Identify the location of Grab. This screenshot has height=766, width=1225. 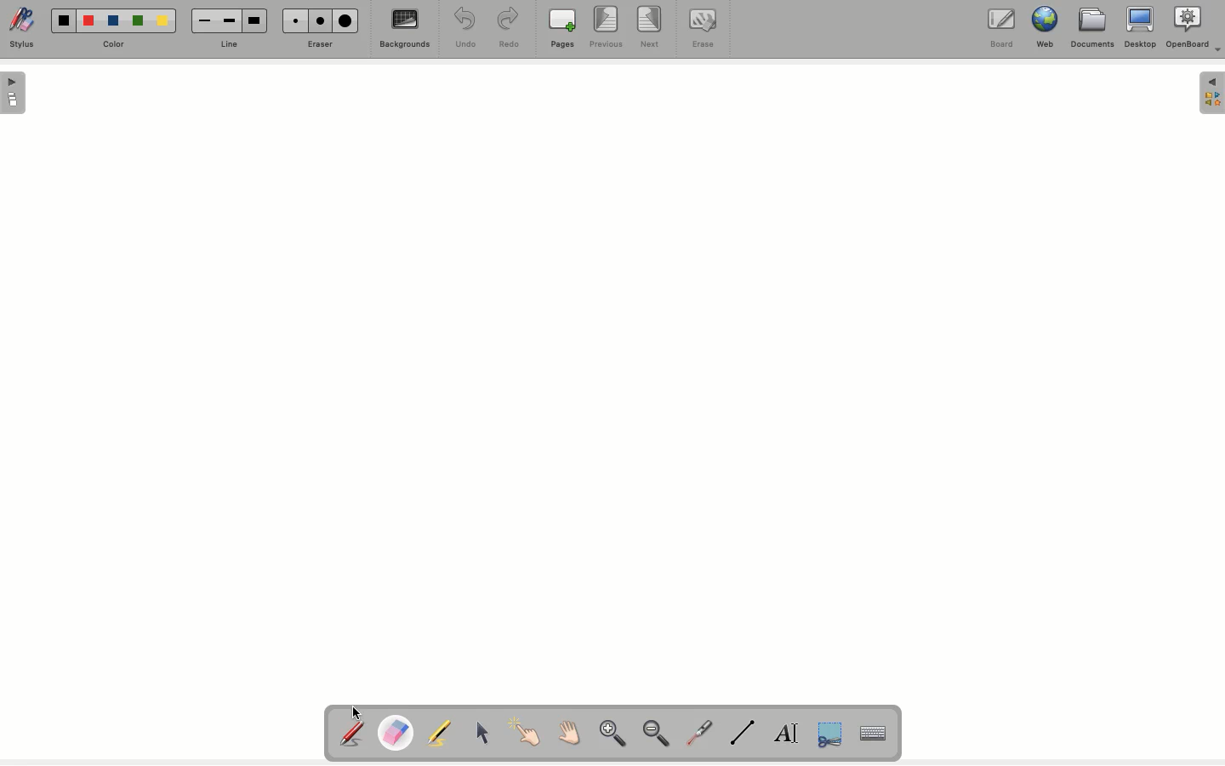
(567, 734).